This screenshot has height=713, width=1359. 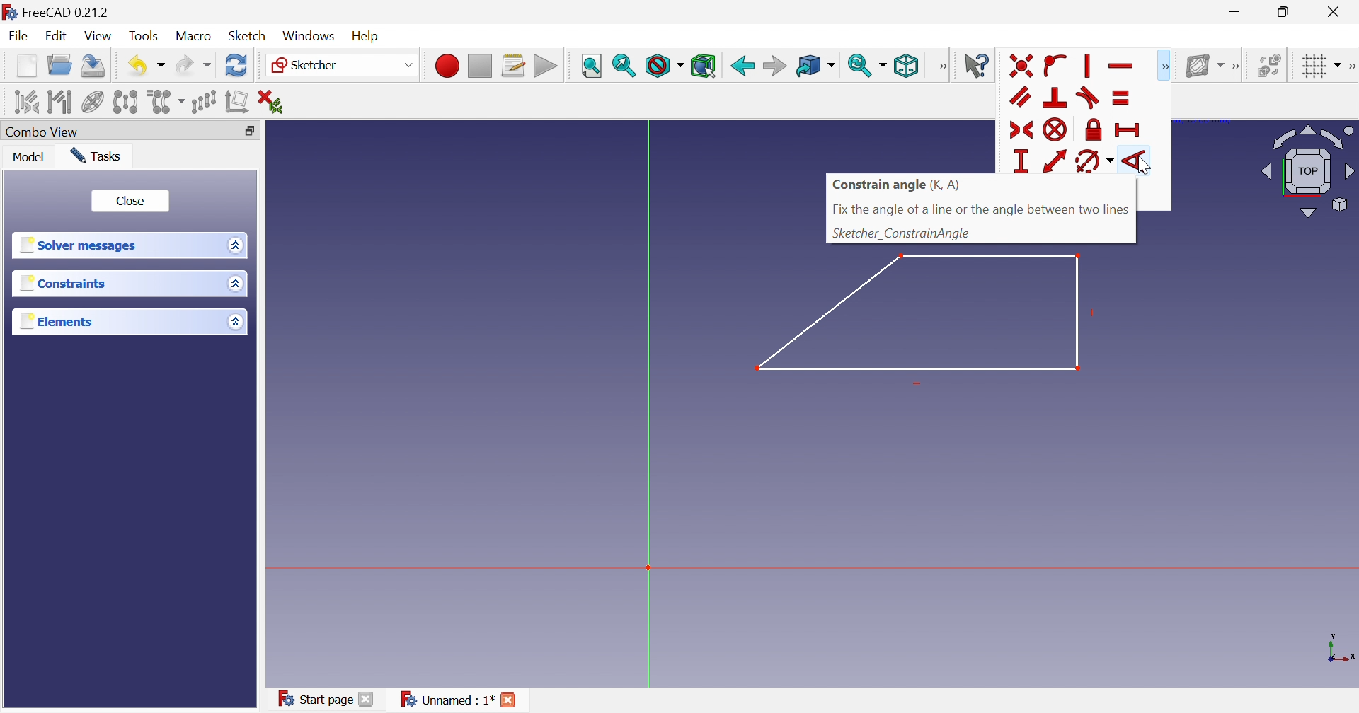 What do you see at coordinates (982, 209) in the screenshot?
I see `Fix the angle of a line or the angle between two lines` at bounding box center [982, 209].